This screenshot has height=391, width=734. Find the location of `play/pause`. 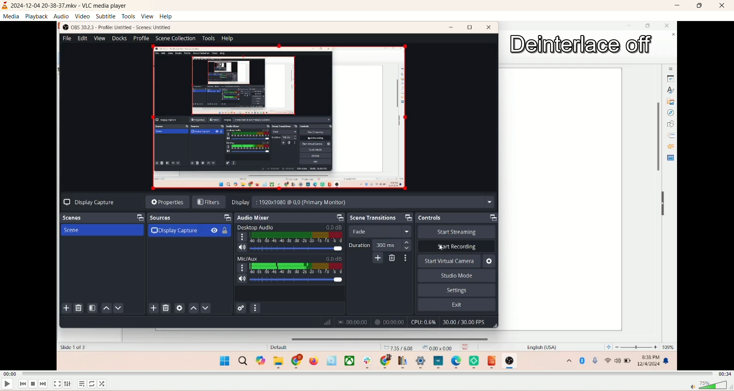

play/pause is located at coordinates (6, 386).